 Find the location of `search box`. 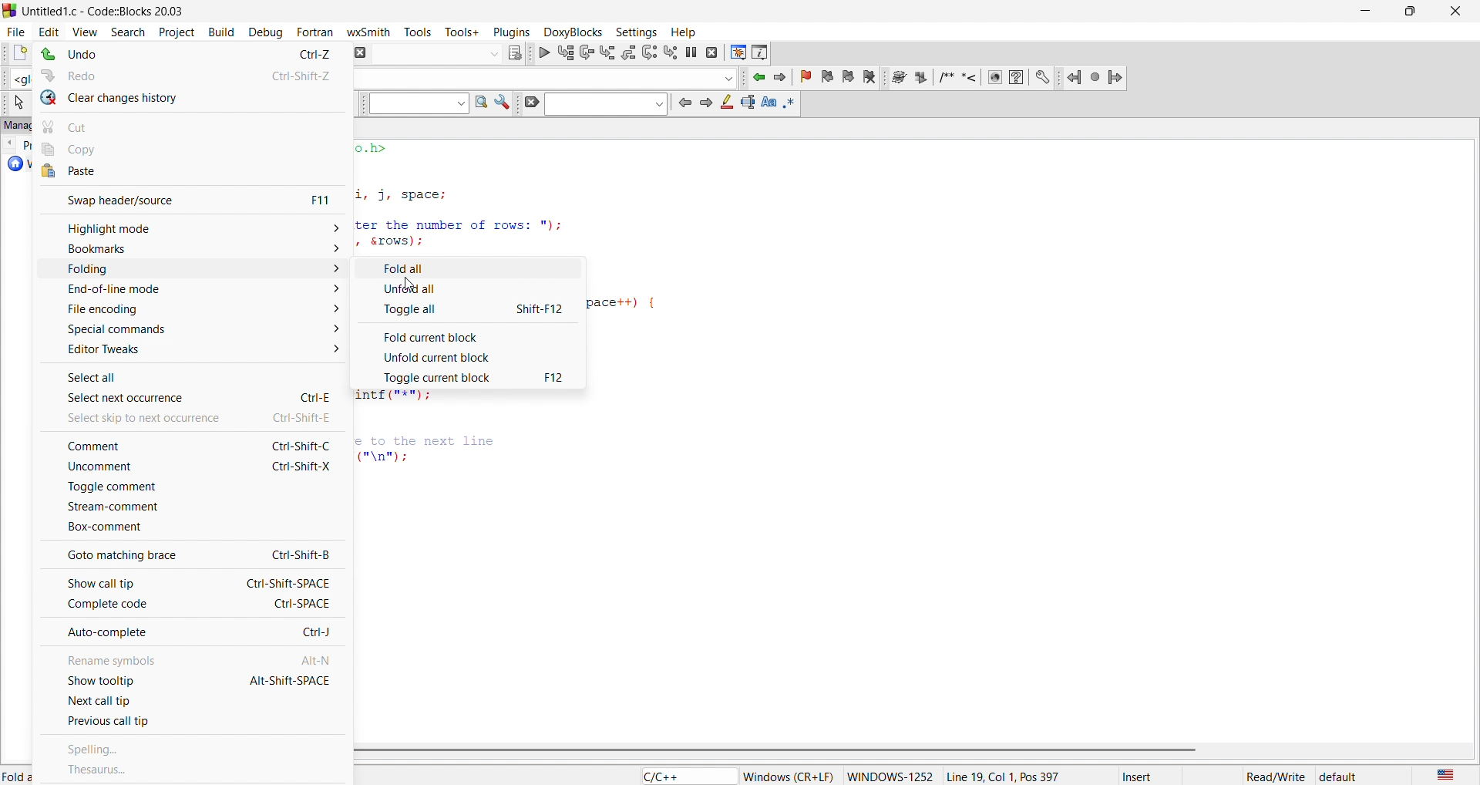

search box is located at coordinates (414, 104).